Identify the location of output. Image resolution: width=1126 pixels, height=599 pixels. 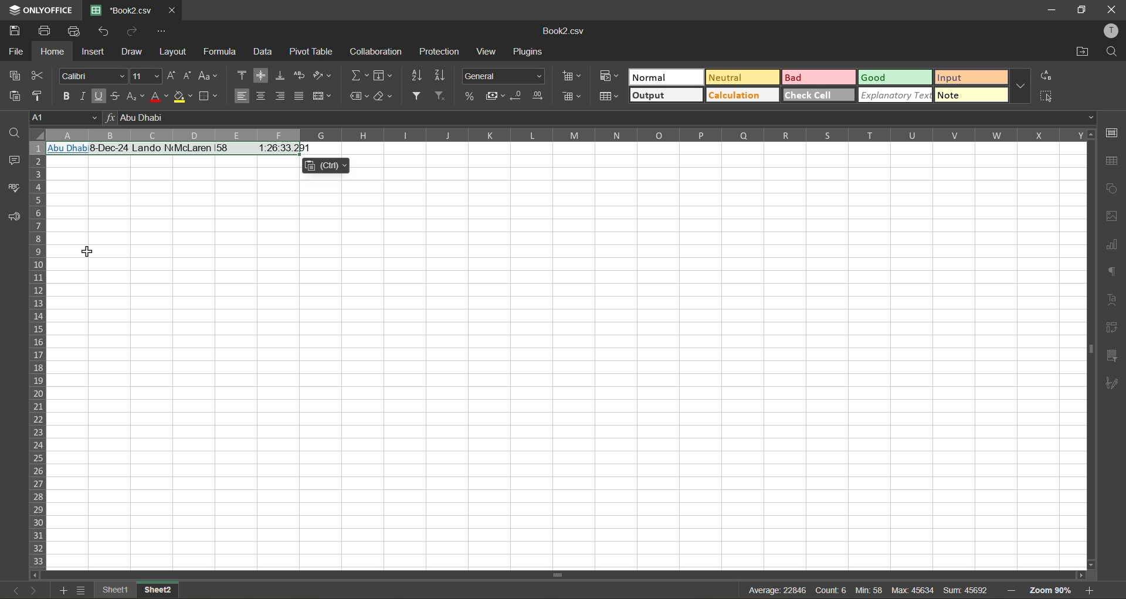
(666, 96).